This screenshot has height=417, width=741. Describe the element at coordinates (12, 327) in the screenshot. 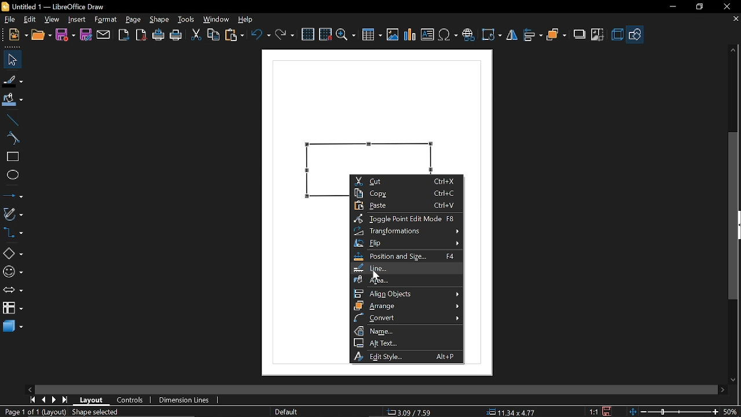

I see `3d shapes` at that location.